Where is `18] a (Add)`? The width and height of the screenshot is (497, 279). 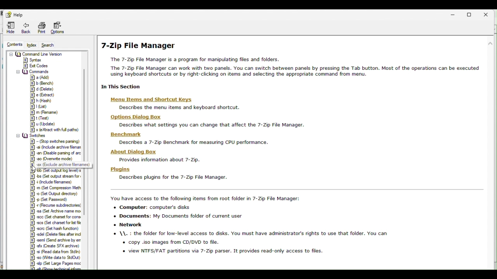 18] a (Add) is located at coordinates (41, 77).